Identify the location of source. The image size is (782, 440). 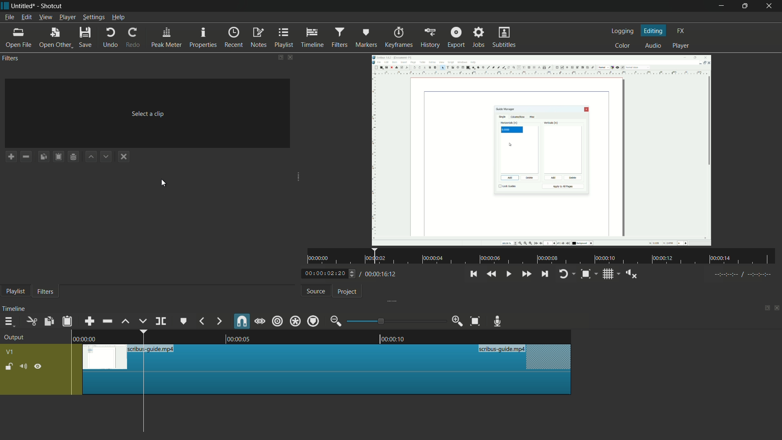
(316, 291).